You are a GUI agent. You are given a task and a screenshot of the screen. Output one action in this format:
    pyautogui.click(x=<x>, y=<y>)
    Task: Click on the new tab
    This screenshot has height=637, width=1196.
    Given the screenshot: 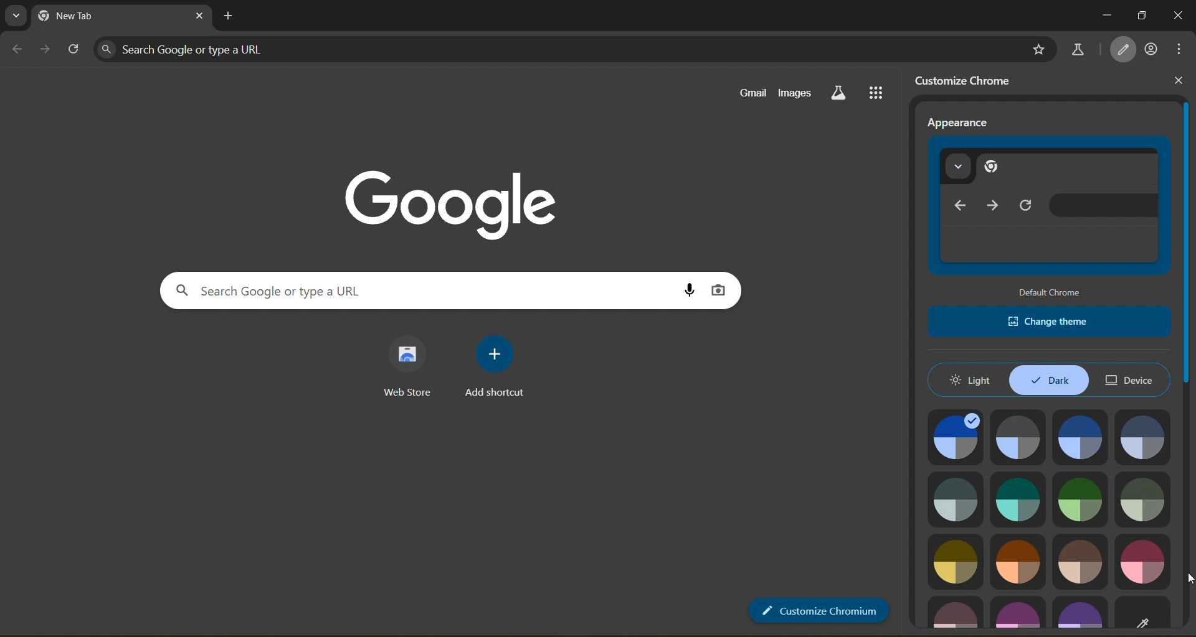 What is the action you would take?
    pyautogui.click(x=230, y=17)
    